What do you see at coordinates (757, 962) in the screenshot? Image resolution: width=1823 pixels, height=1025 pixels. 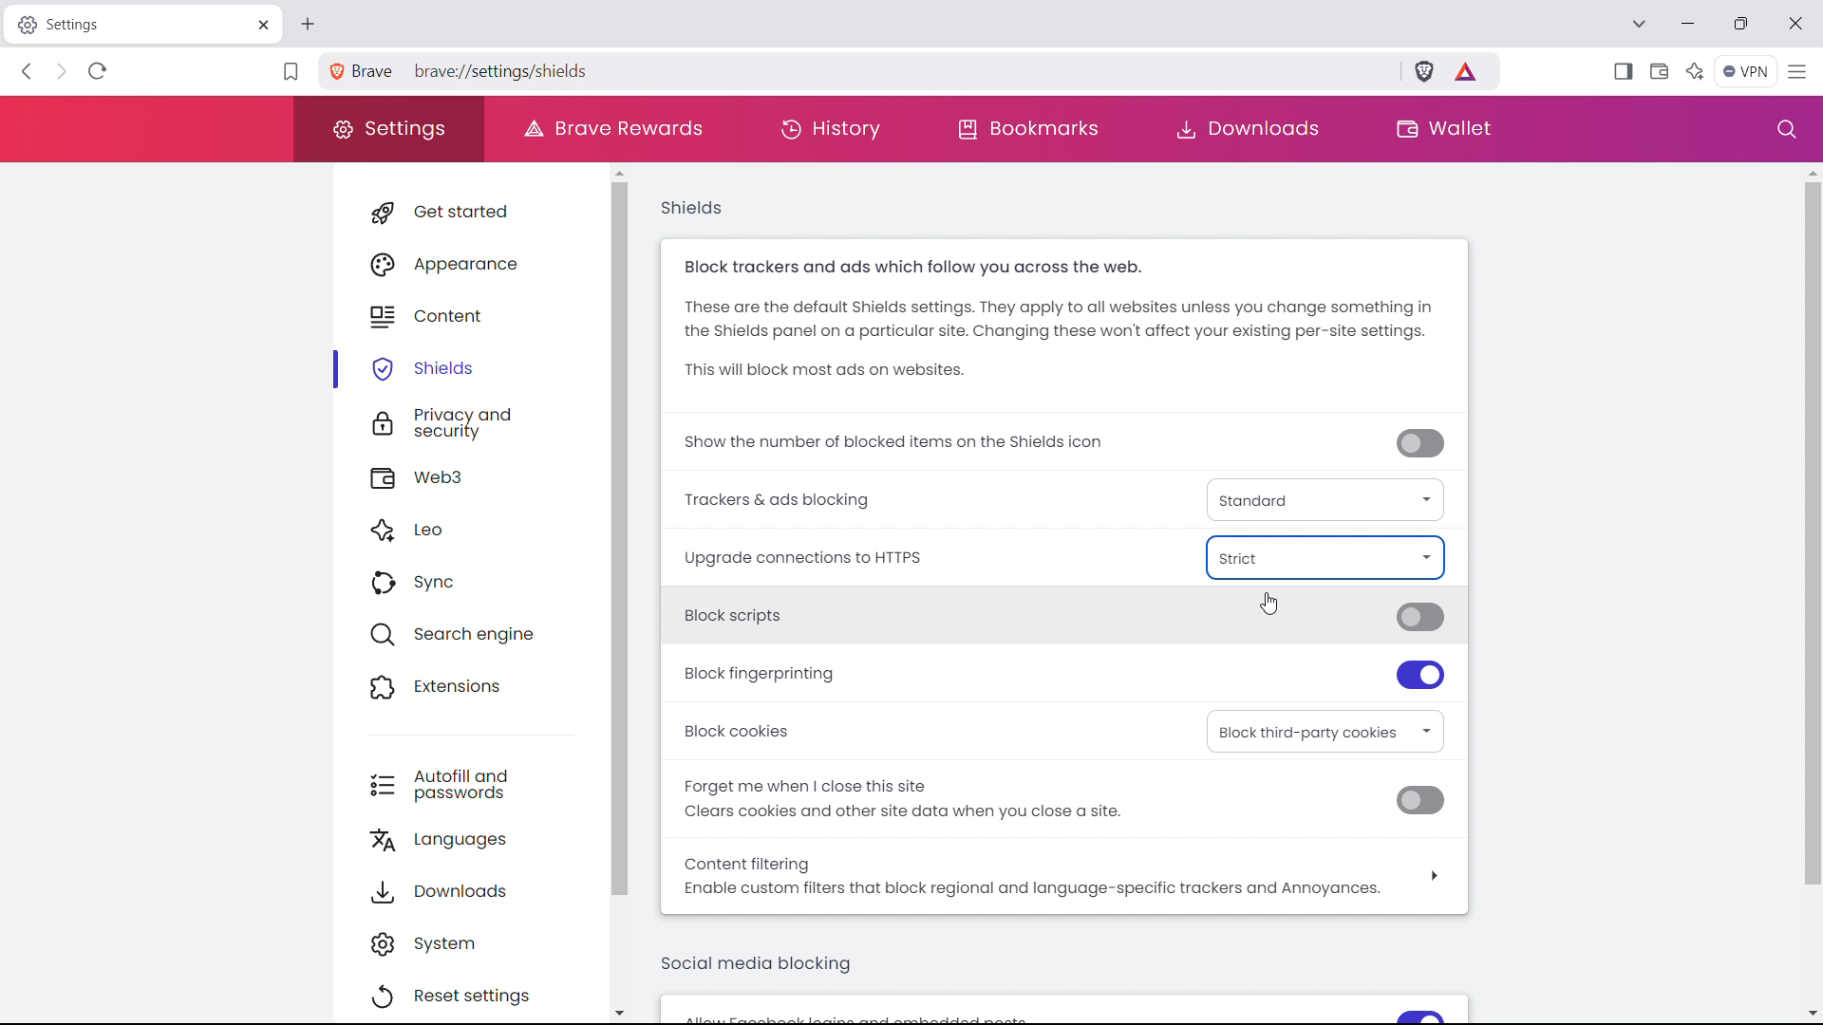 I see `social media blocking` at bounding box center [757, 962].